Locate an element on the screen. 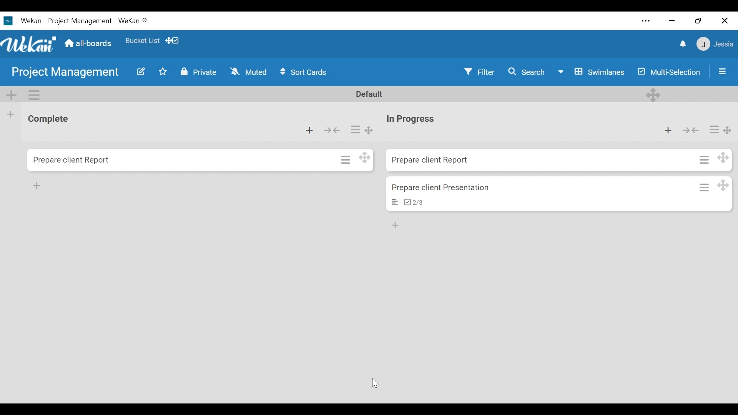 This screenshot has height=415, width=738. Deesktop drag handle is located at coordinates (653, 95).